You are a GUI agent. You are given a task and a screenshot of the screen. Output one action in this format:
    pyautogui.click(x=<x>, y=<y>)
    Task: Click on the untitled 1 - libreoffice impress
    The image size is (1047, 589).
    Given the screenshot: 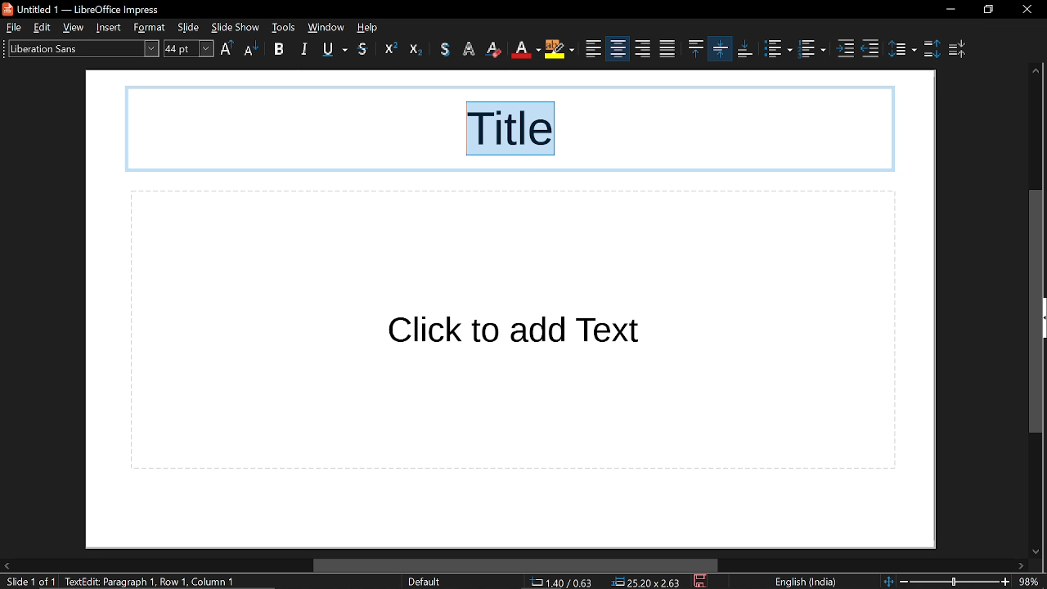 What is the action you would take?
    pyautogui.click(x=84, y=8)
    